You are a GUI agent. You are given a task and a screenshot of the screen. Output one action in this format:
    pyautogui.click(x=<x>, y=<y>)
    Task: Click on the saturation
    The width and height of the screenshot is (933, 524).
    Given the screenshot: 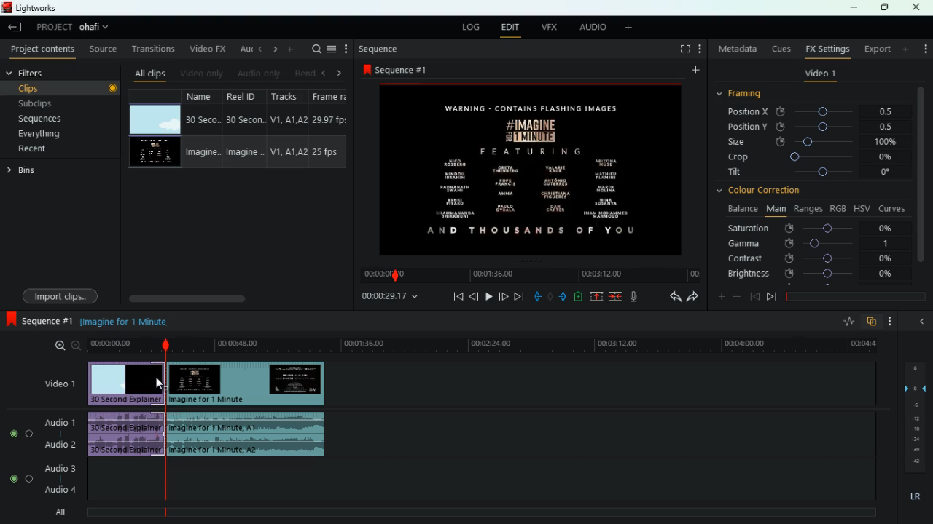 What is the action you would take?
    pyautogui.click(x=813, y=228)
    